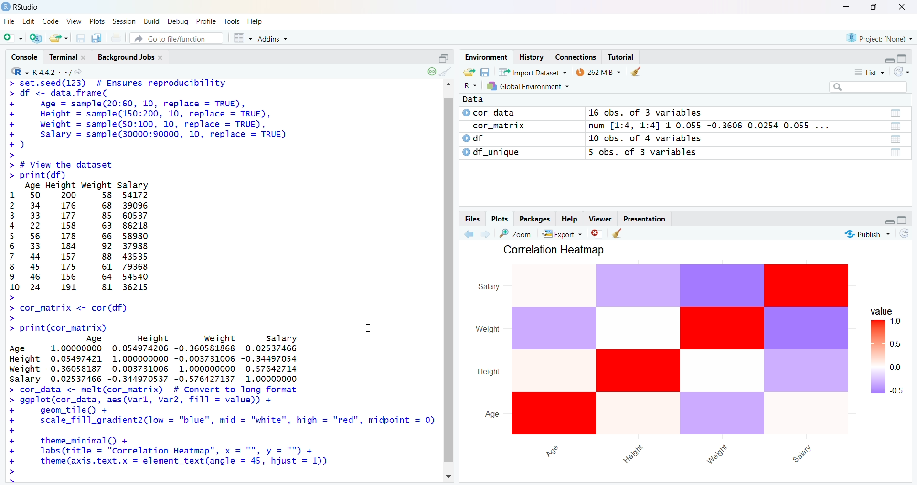 The height and width of the screenshot is (485, 917). What do you see at coordinates (902, 219) in the screenshot?
I see `Maximize` at bounding box center [902, 219].